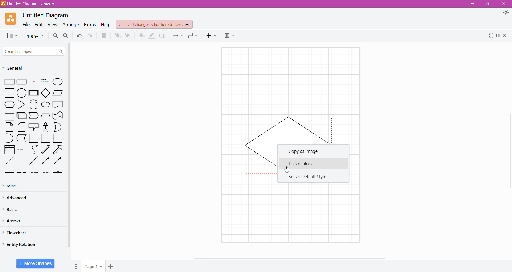 The image size is (512, 272). Describe the element at coordinates (58, 116) in the screenshot. I see `Tape` at that location.